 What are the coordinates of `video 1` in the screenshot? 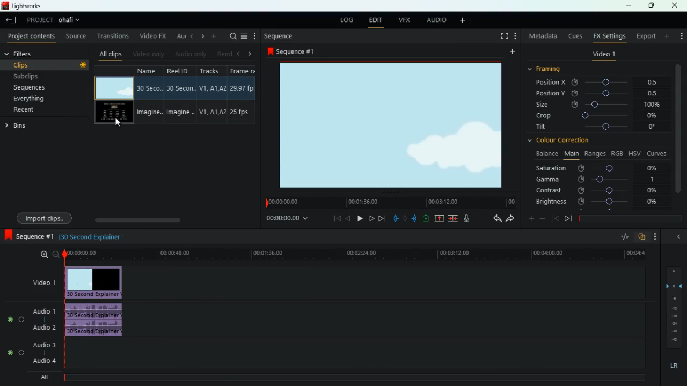 It's located at (604, 56).